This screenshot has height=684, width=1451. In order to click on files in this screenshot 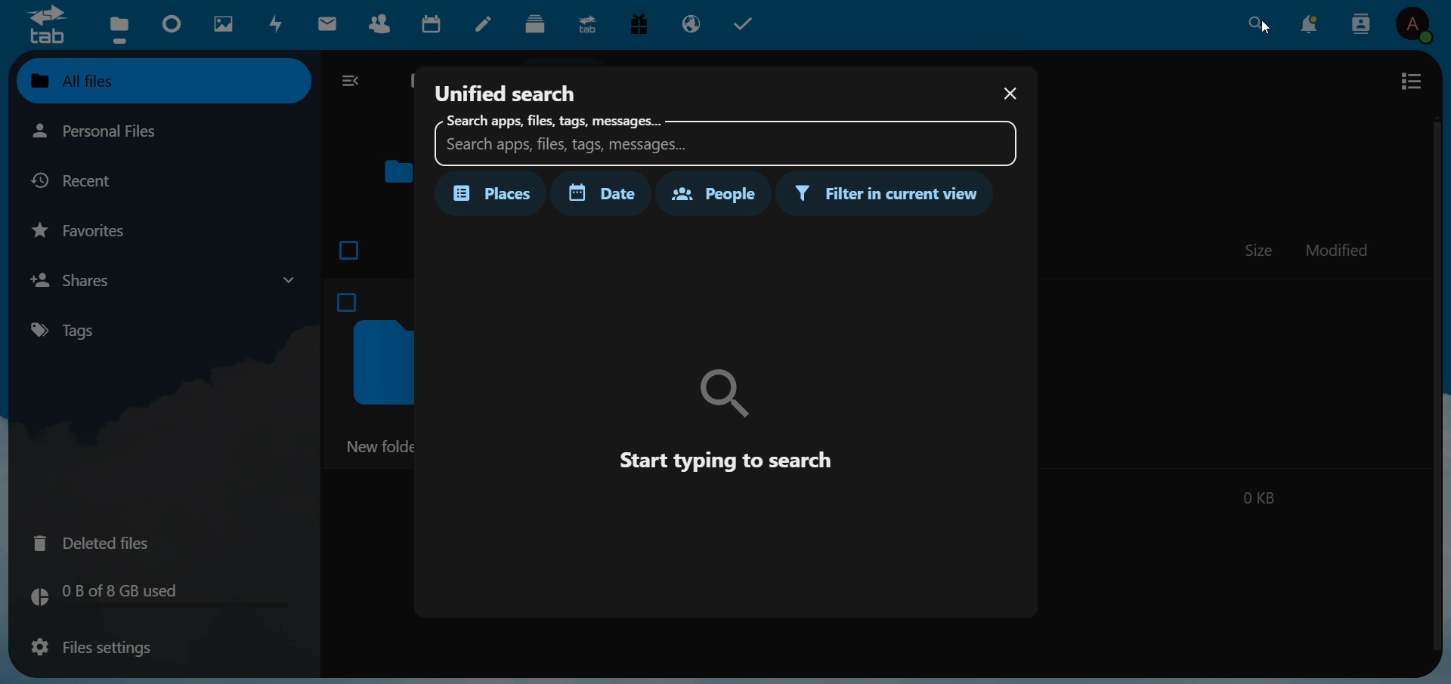, I will do `click(118, 28)`.